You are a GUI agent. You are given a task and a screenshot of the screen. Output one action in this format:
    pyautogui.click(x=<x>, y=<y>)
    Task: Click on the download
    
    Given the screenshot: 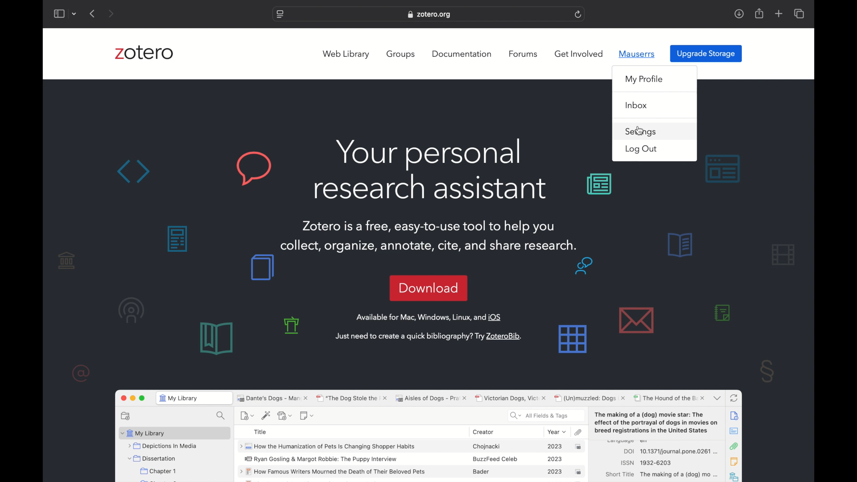 What is the action you would take?
    pyautogui.click(x=428, y=287)
    